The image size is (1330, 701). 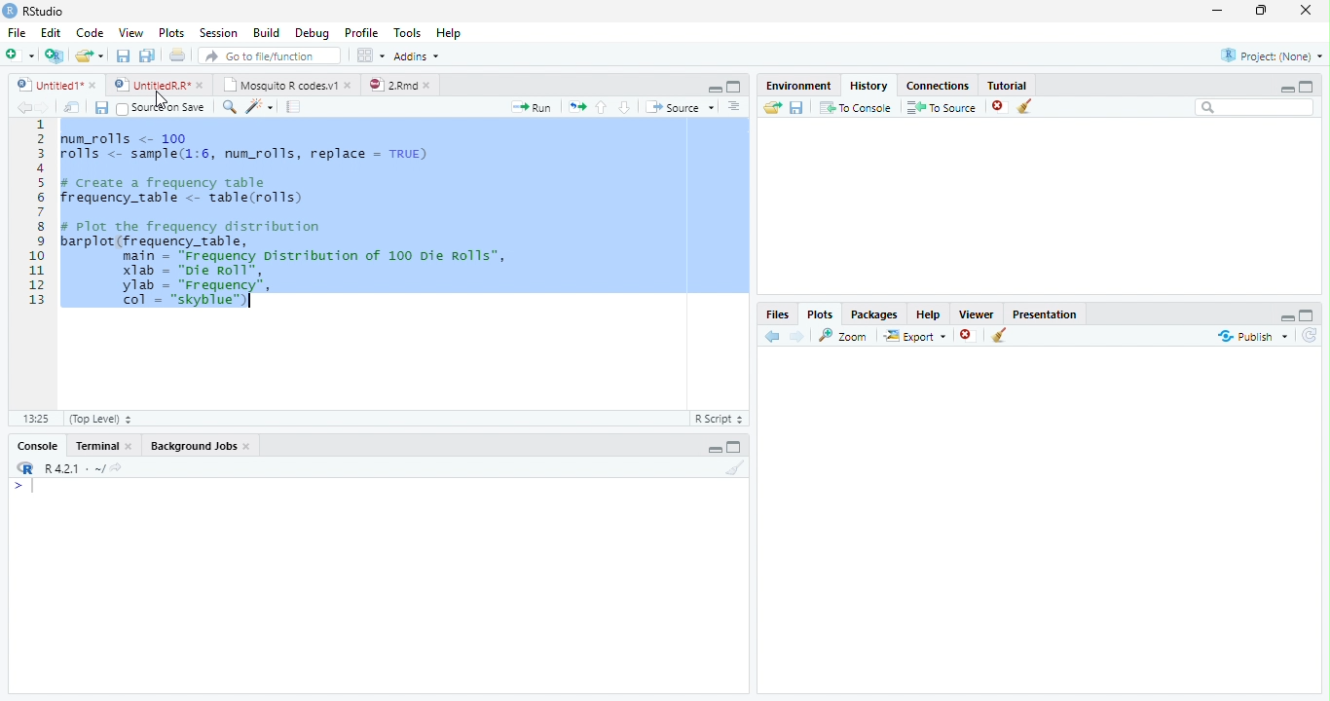 What do you see at coordinates (161, 100) in the screenshot?
I see `Mouse Cursor` at bounding box center [161, 100].